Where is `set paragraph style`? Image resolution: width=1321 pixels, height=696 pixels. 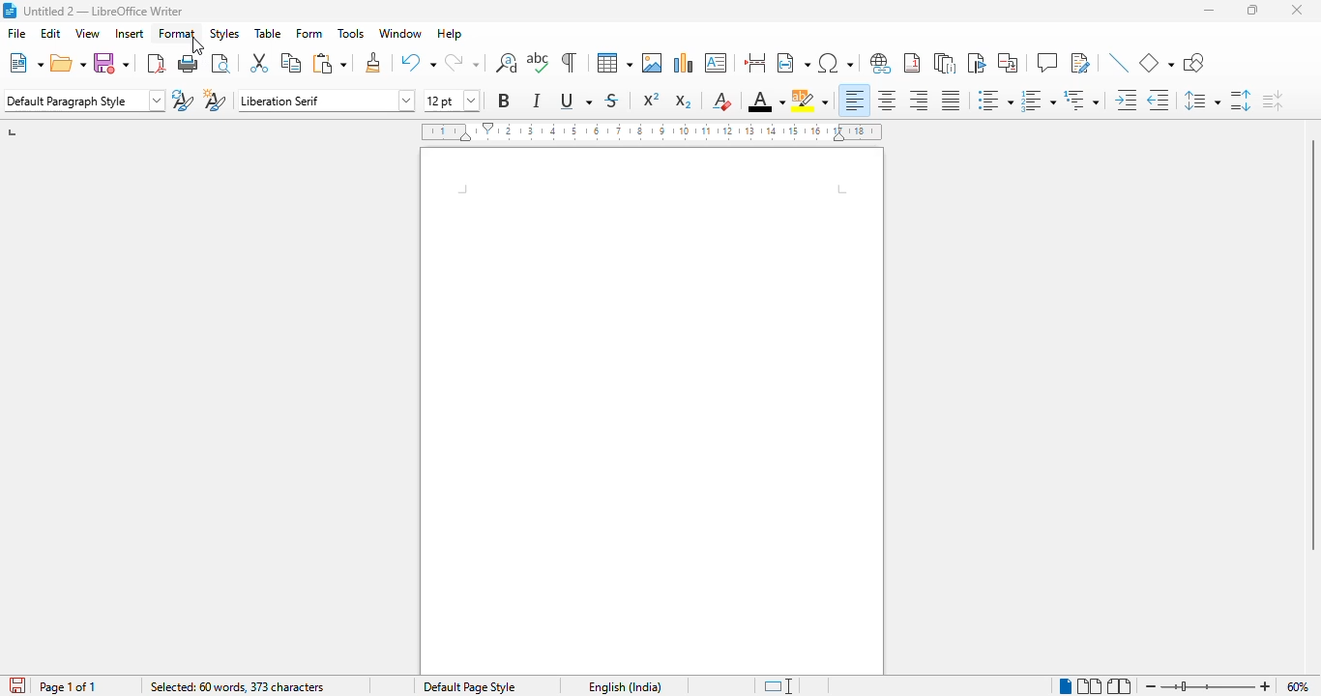 set paragraph style is located at coordinates (84, 101).